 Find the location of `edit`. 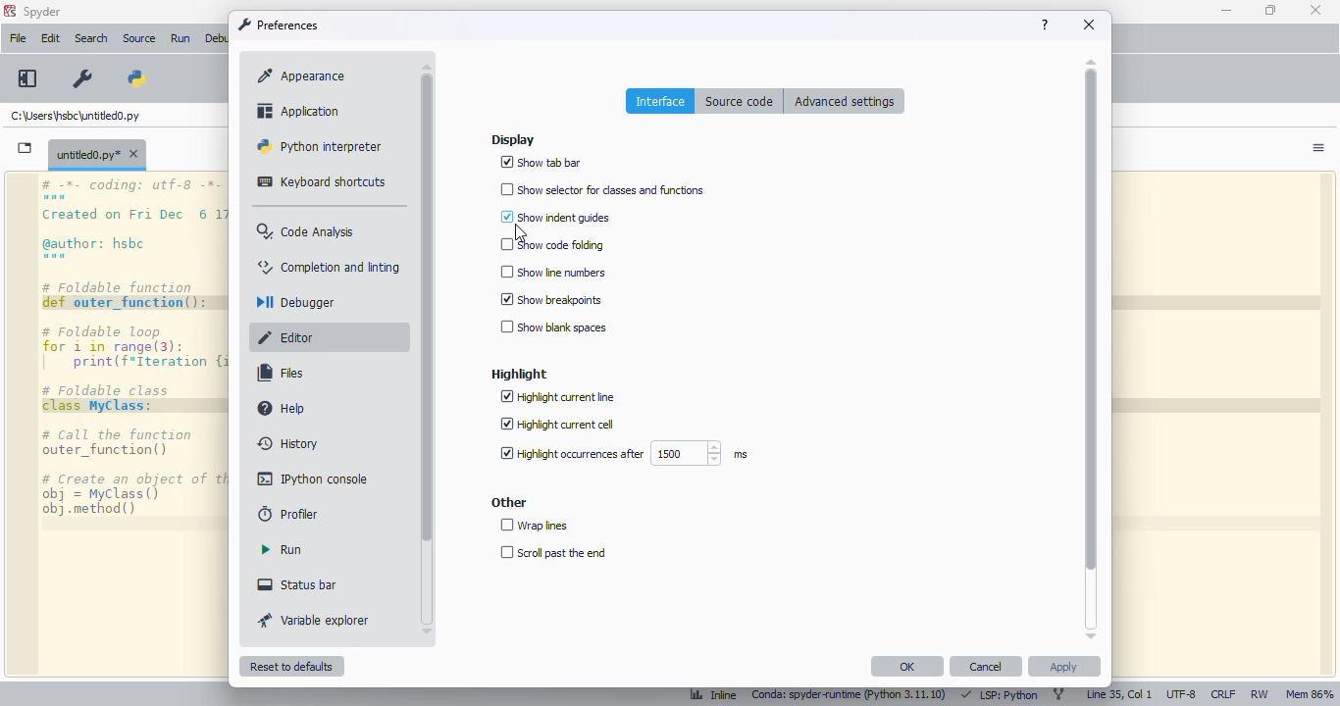

edit is located at coordinates (51, 38).